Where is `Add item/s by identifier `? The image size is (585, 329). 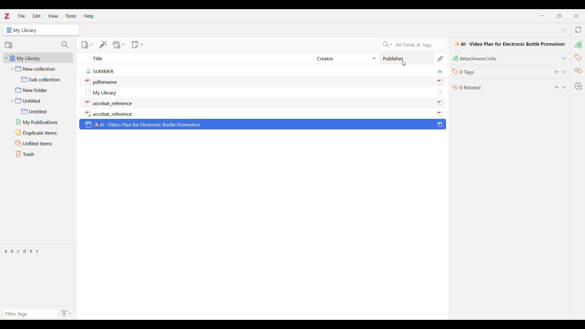 Add item/s by identifier  is located at coordinates (103, 44).